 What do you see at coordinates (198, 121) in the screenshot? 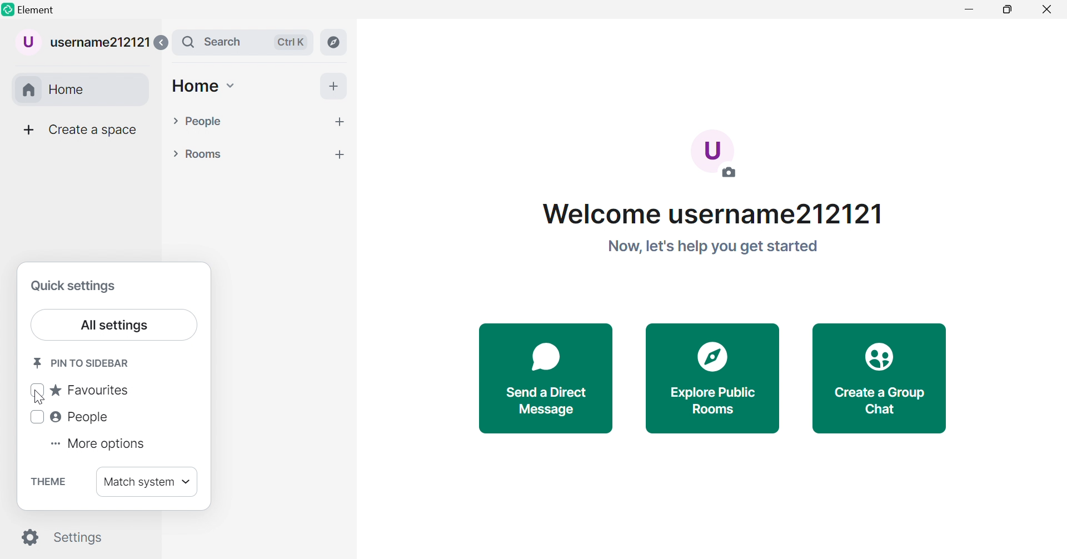
I see `People` at bounding box center [198, 121].